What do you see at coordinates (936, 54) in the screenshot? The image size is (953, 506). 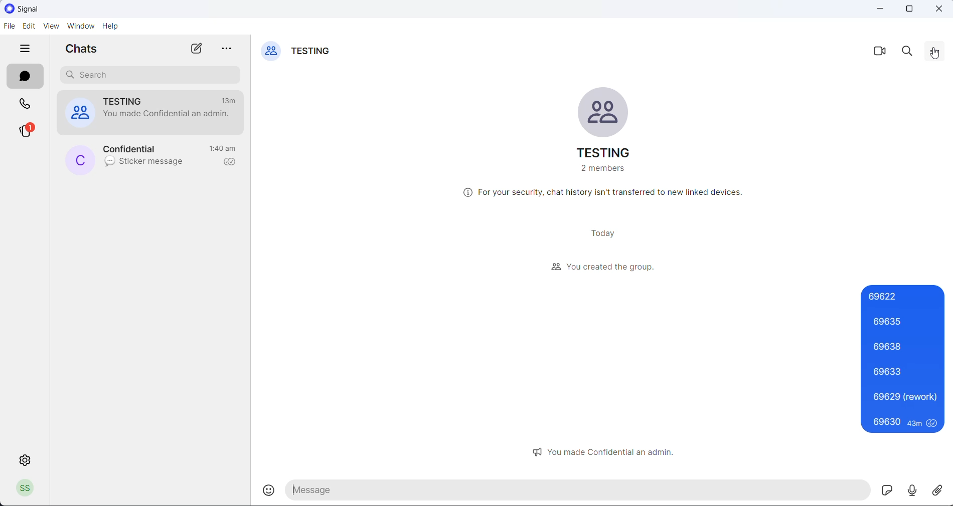 I see `more options` at bounding box center [936, 54].